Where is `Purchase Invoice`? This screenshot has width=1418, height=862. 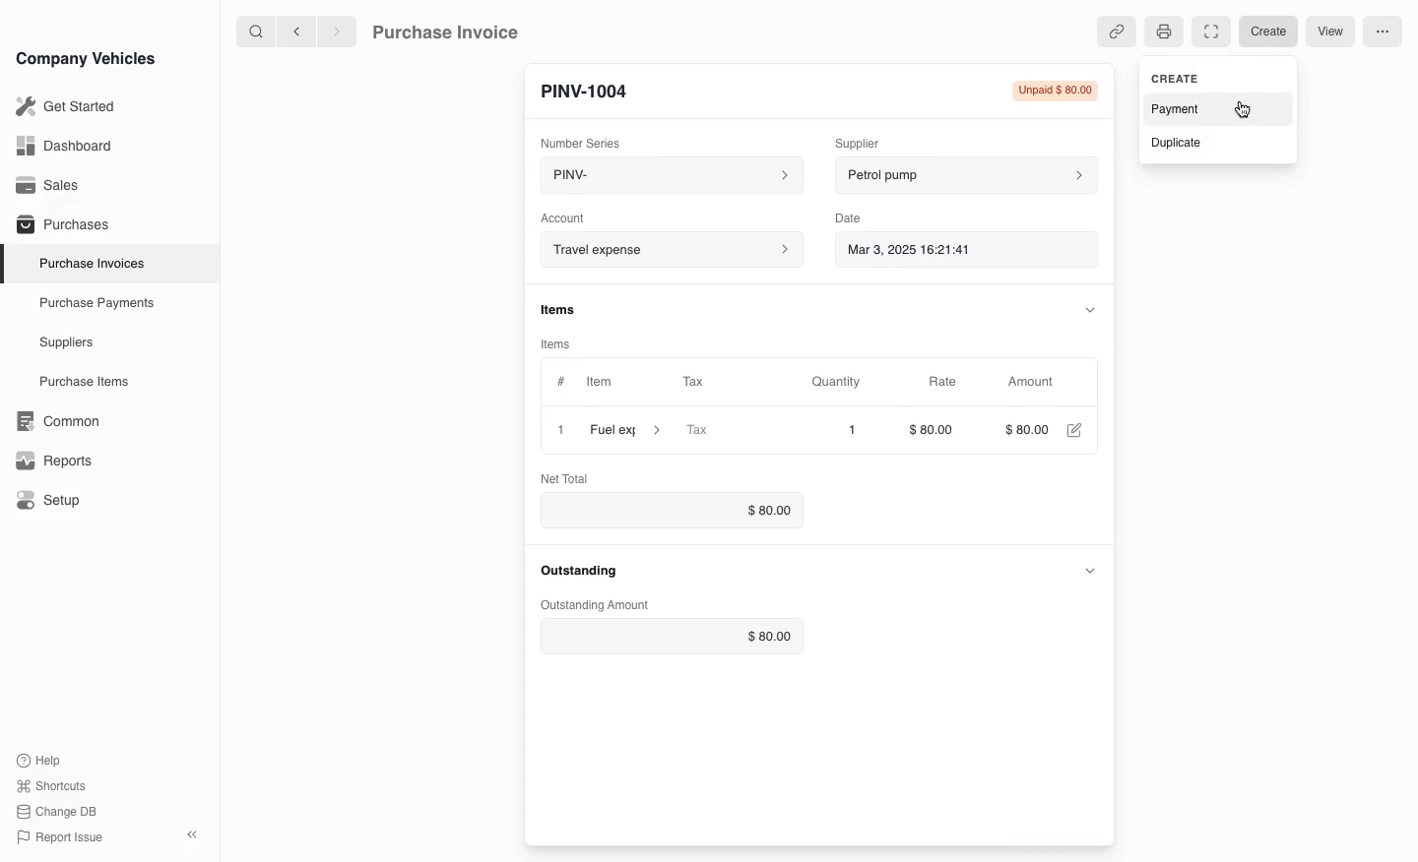
Purchase Invoice is located at coordinates (459, 31).